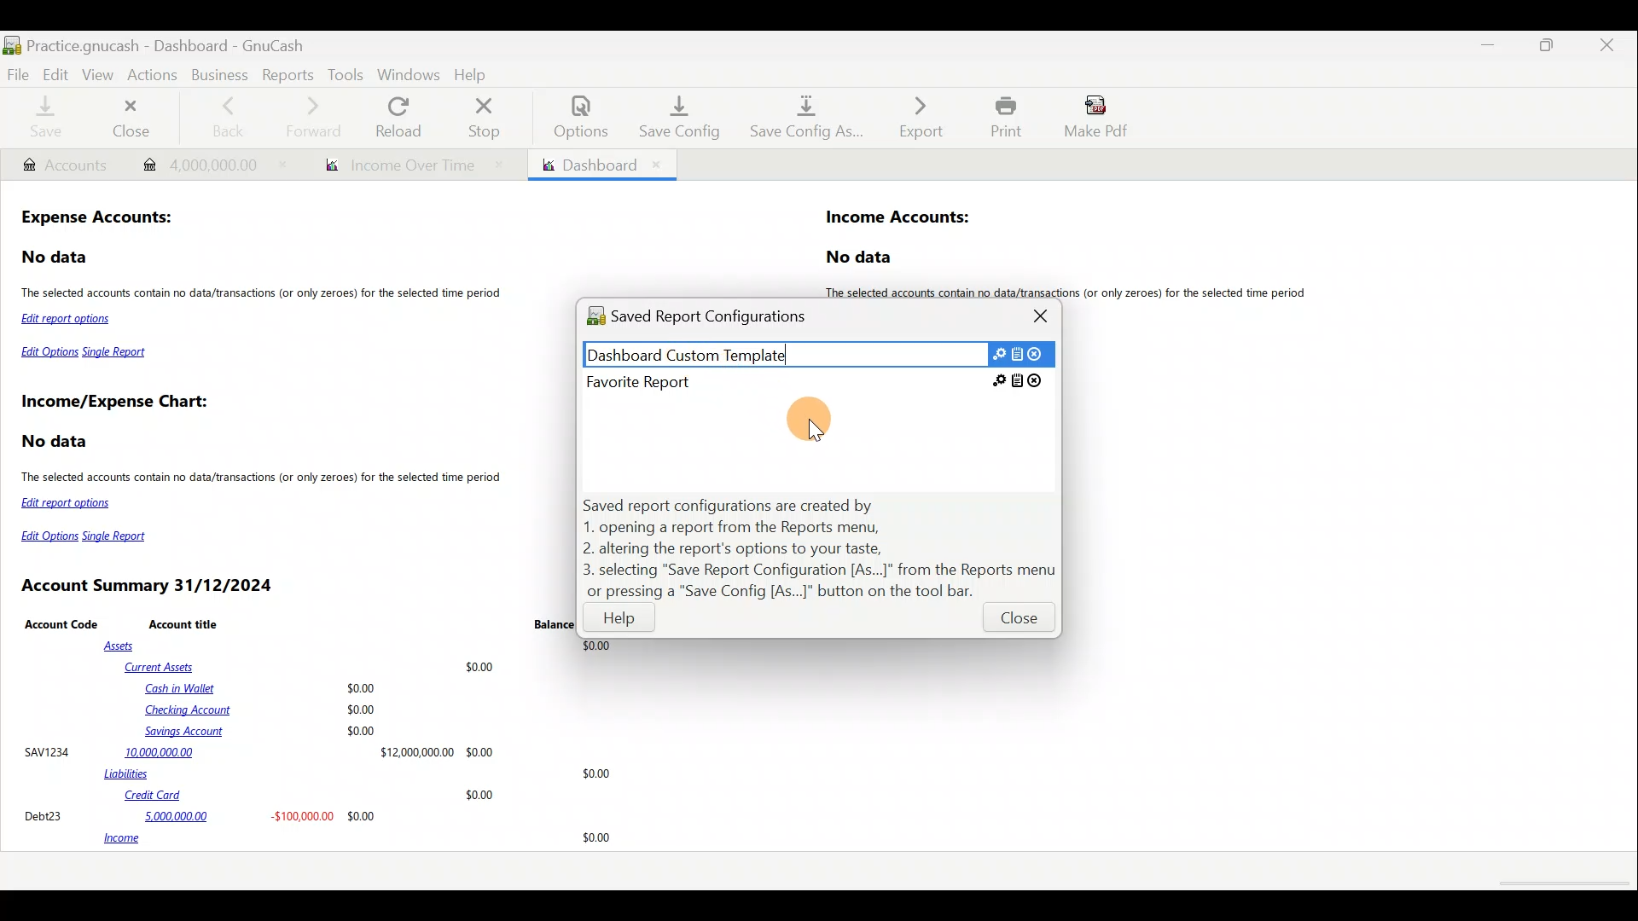 Image resolution: width=1638 pixels, height=921 pixels. Describe the element at coordinates (64, 165) in the screenshot. I see `Account` at that location.